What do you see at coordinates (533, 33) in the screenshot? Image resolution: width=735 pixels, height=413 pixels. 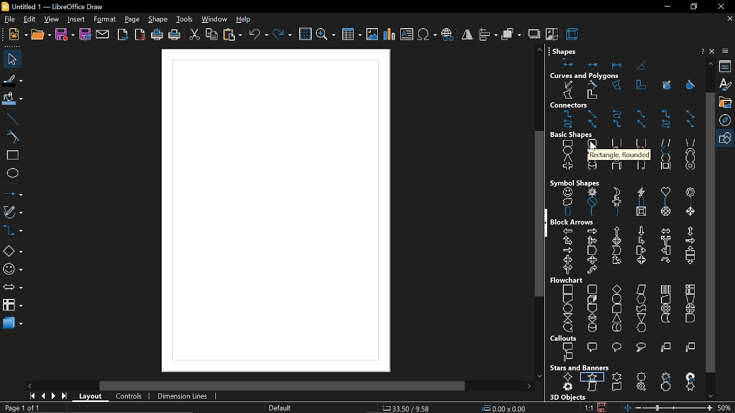 I see `shadow` at bounding box center [533, 33].